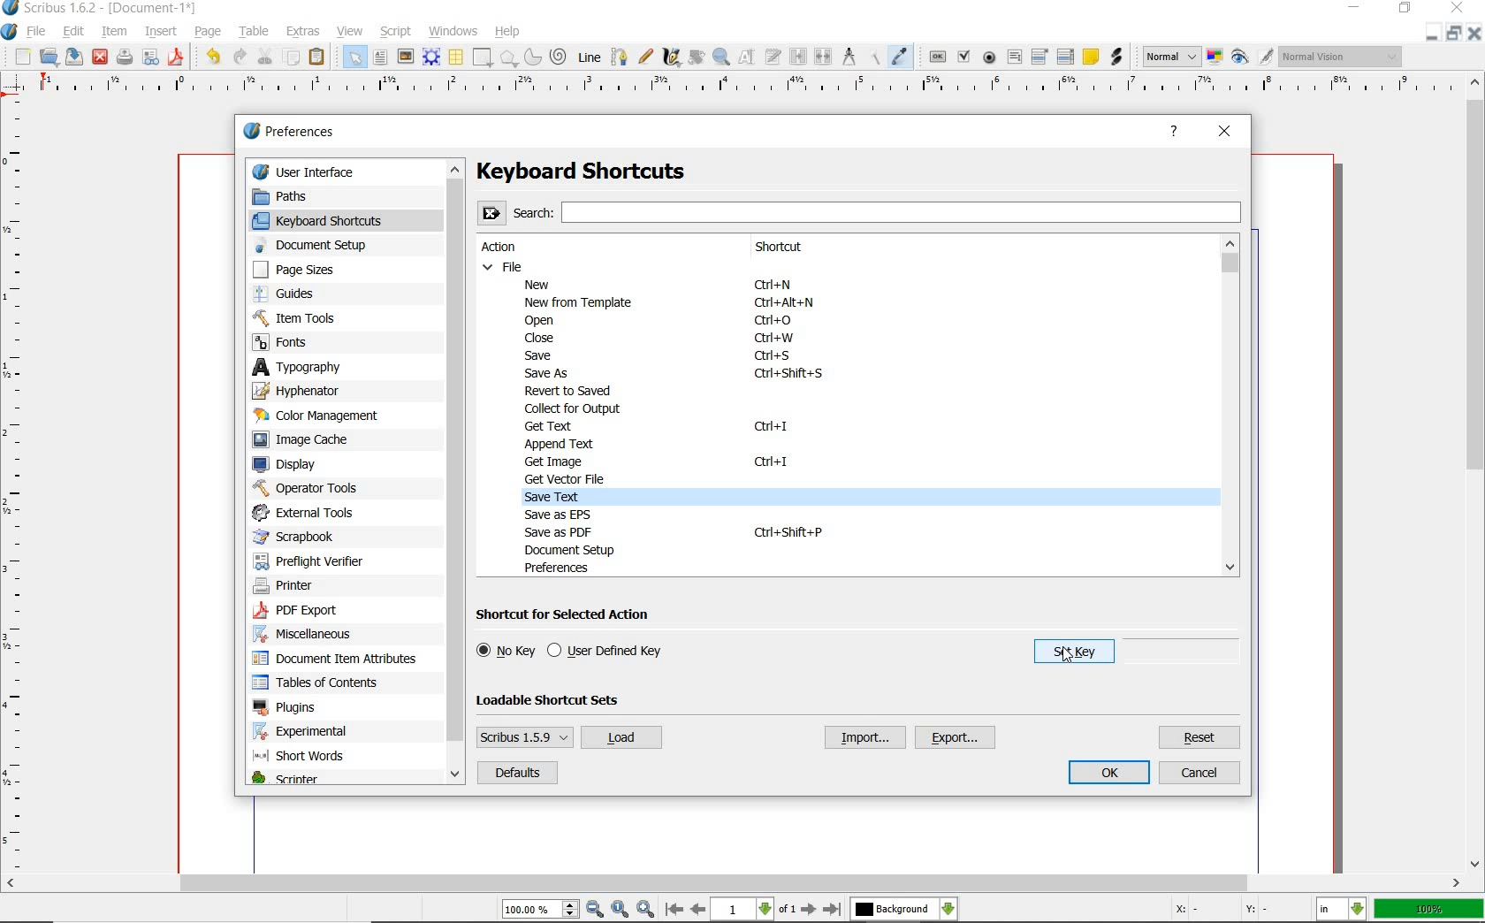  What do you see at coordinates (774, 339) in the screenshot?
I see `Ctrl + W` at bounding box center [774, 339].